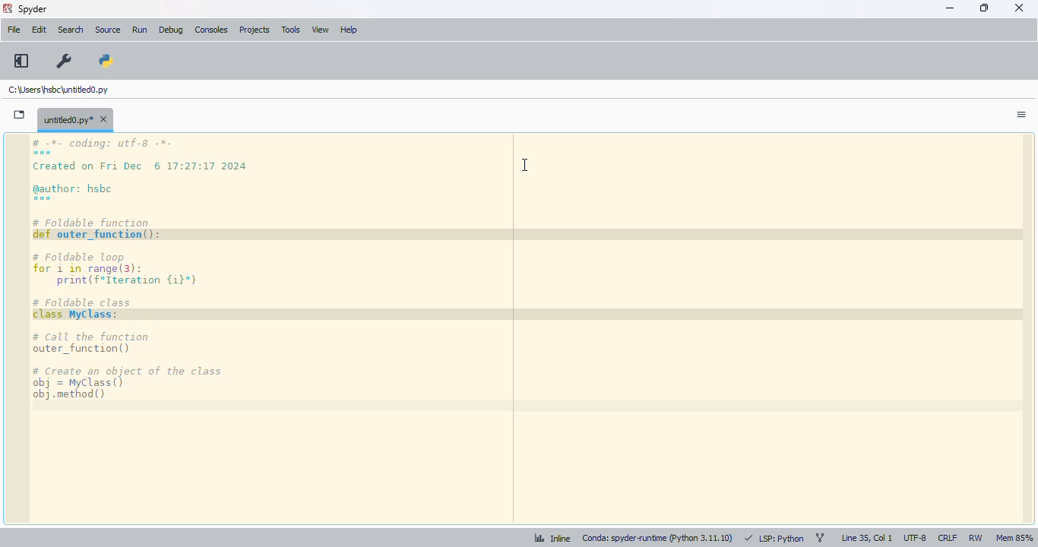 The height and width of the screenshot is (547, 1038). What do you see at coordinates (950, 8) in the screenshot?
I see `minimize` at bounding box center [950, 8].